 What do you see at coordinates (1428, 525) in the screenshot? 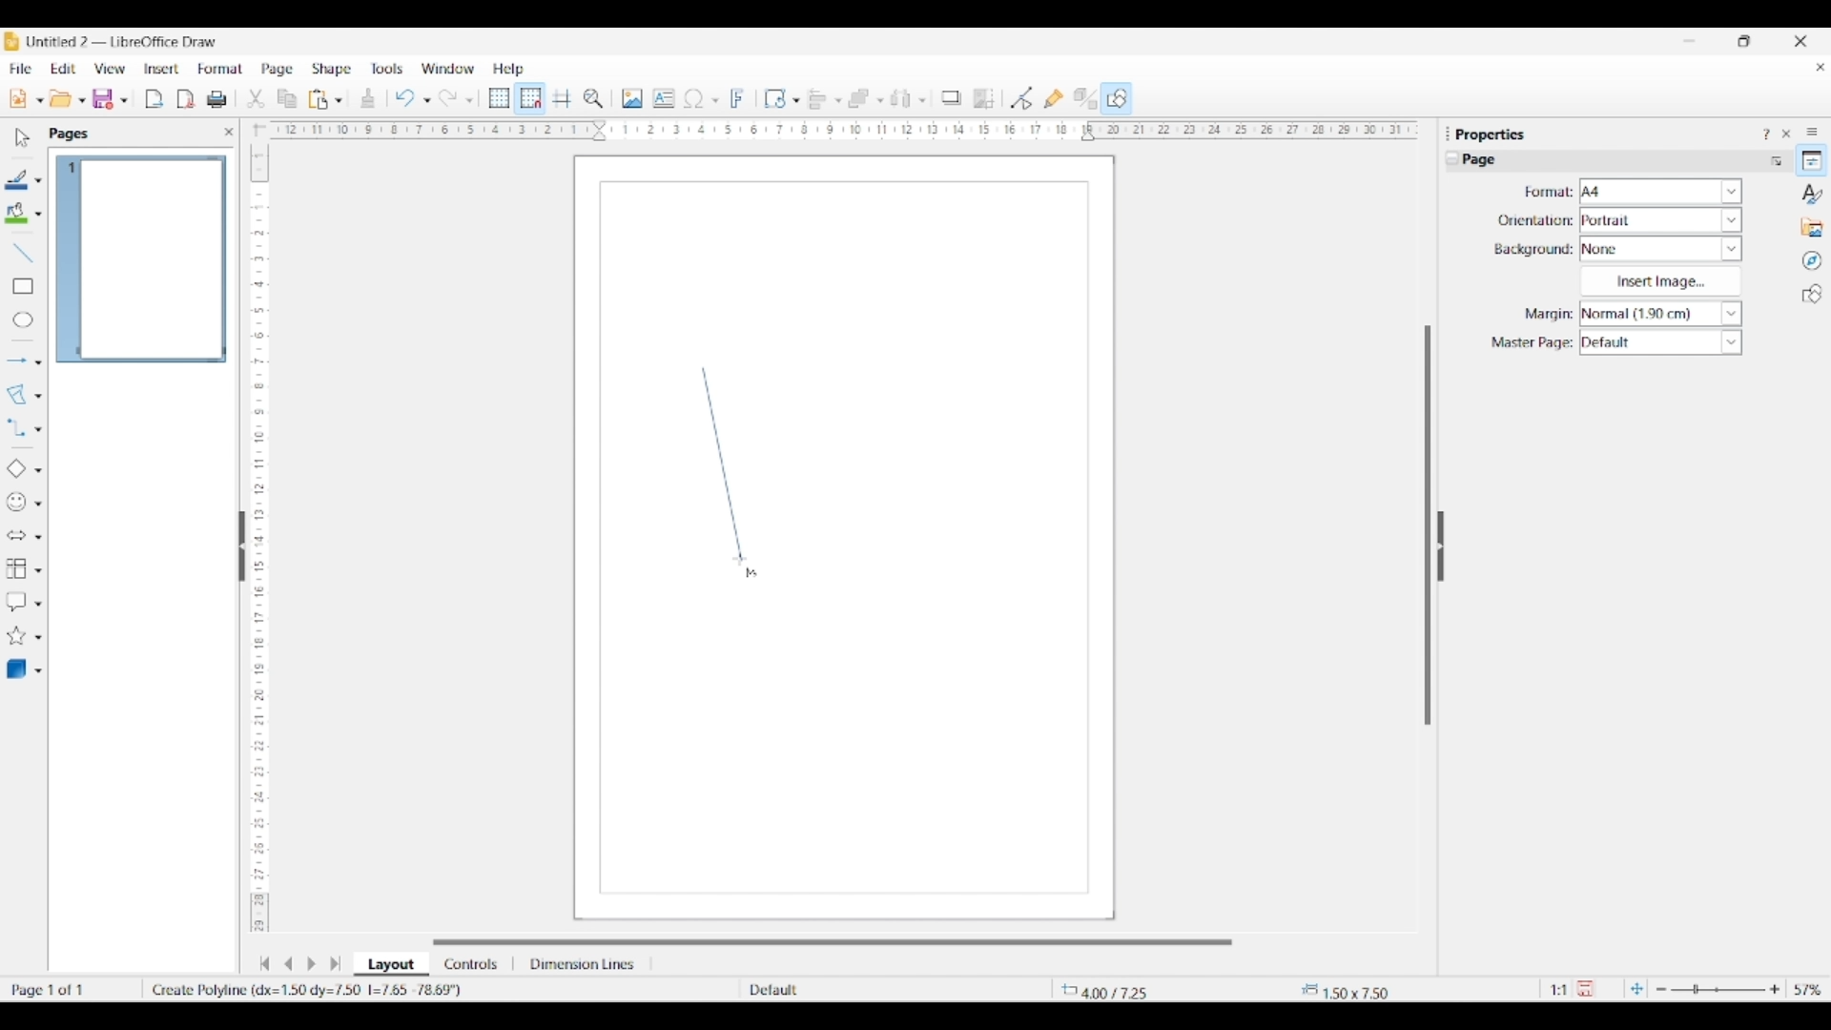
I see `Vertical slide bar` at bounding box center [1428, 525].